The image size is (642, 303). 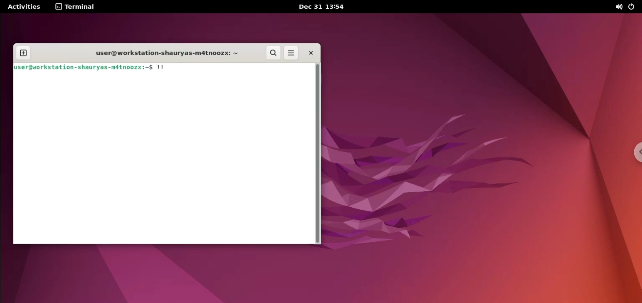 What do you see at coordinates (618, 7) in the screenshot?
I see `sound options` at bounding box center [618, 7].